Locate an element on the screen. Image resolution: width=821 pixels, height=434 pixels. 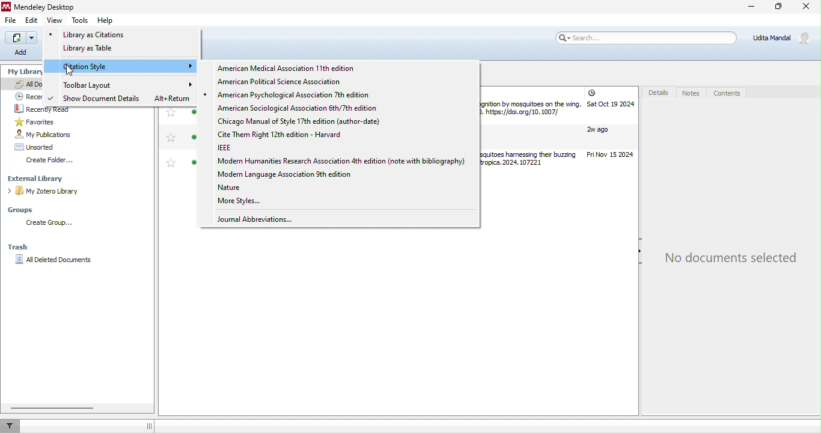
edit is located at coordinates (32, 20).